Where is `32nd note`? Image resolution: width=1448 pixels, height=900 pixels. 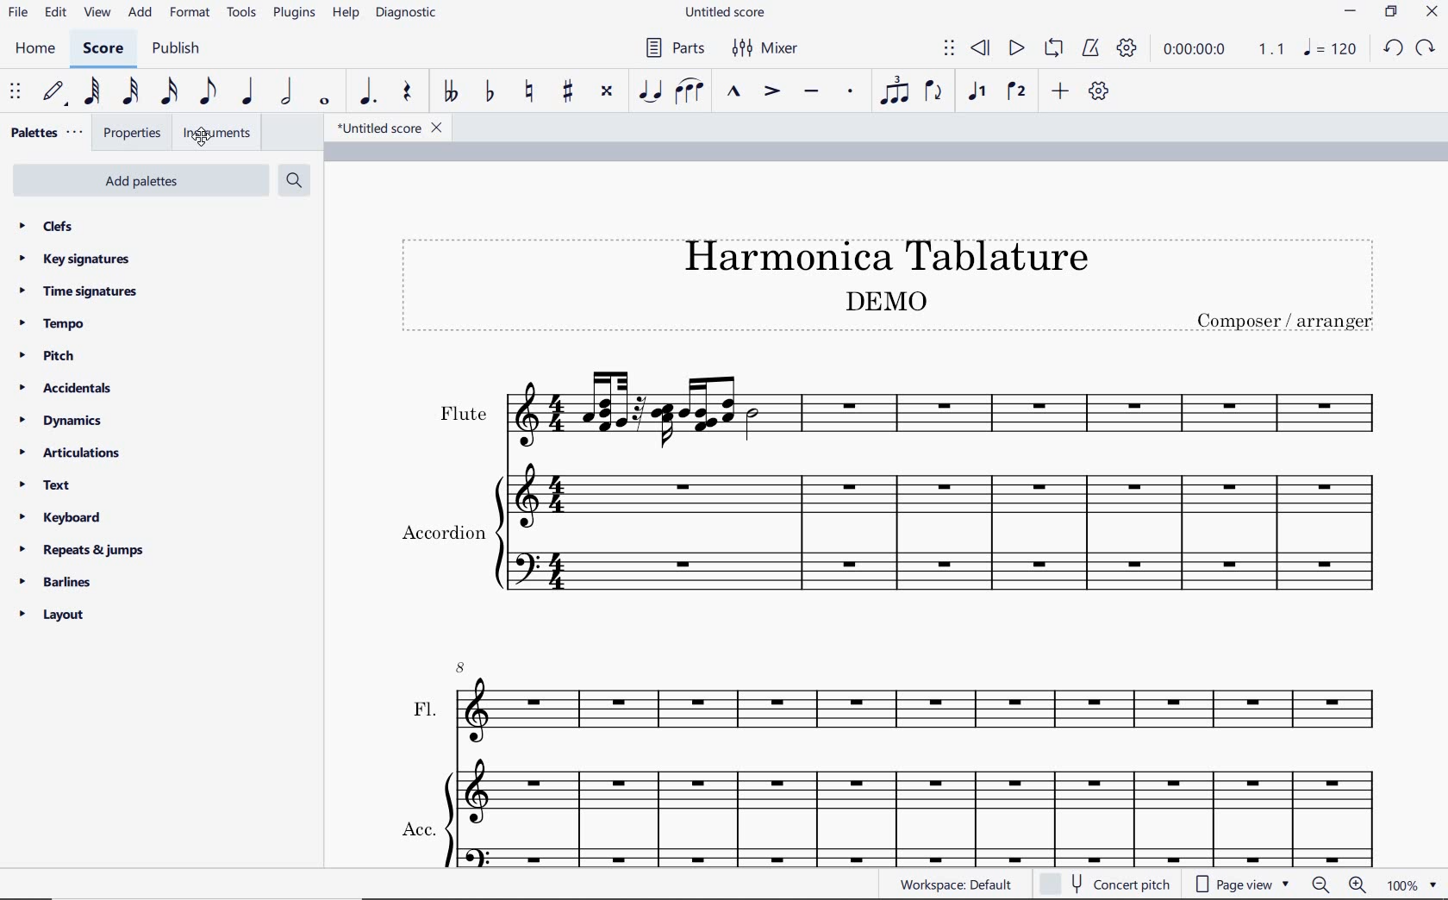 32nd note is located at coordinates (129, 92).